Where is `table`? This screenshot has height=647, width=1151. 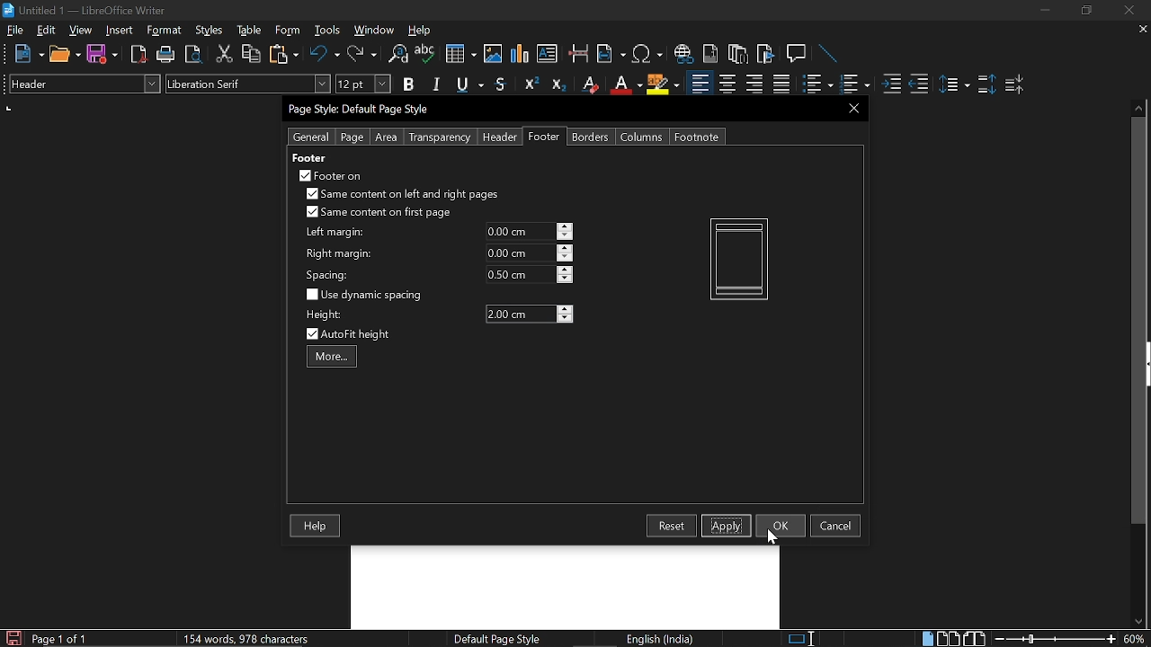
table is located at coordinates (250, 31).